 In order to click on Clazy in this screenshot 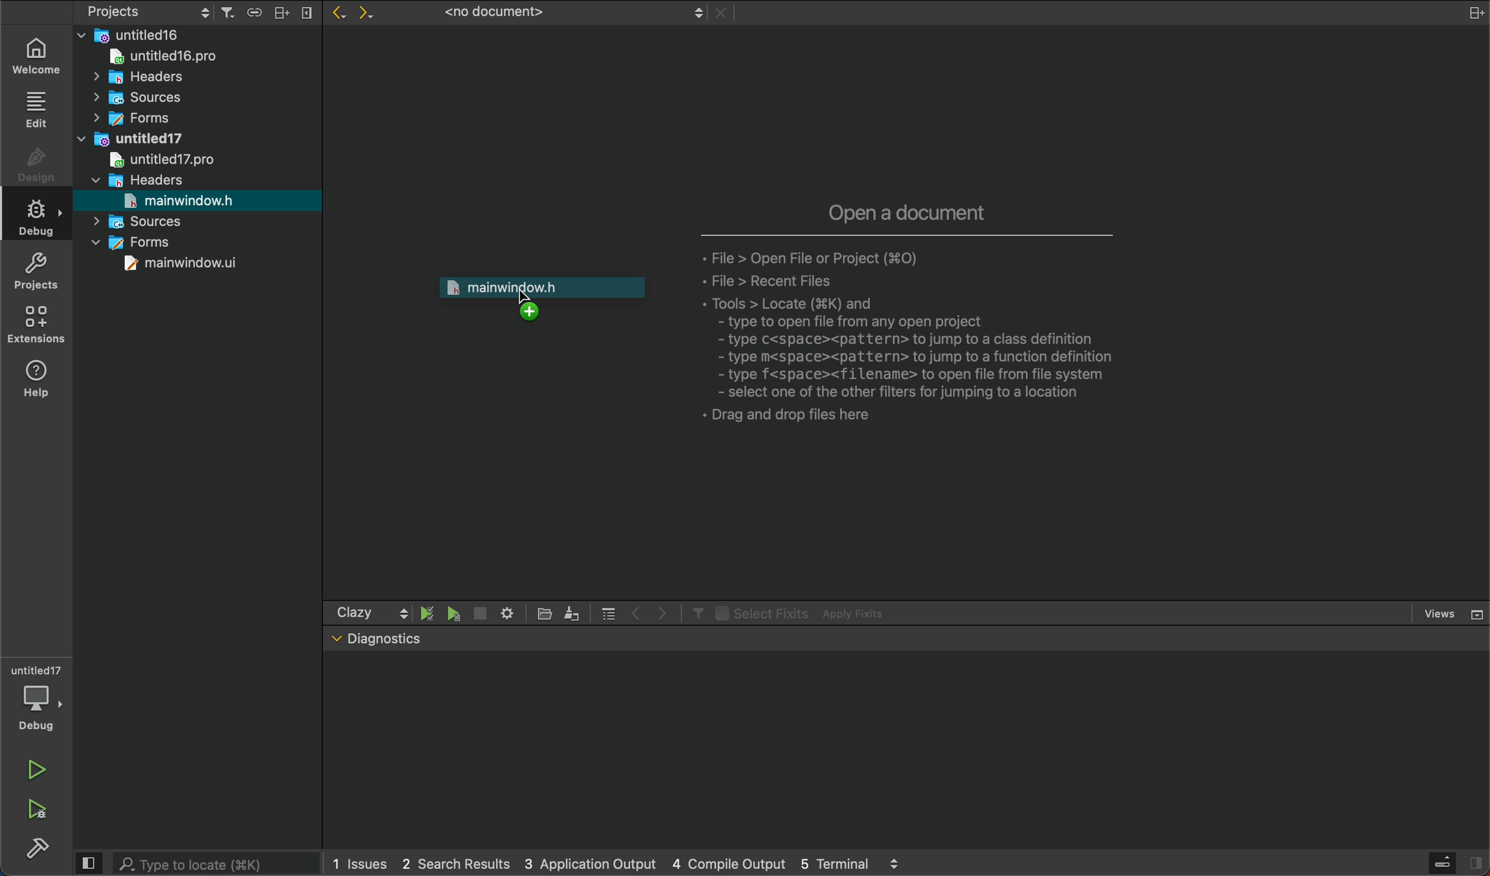, I will do `click(354, 612)`.